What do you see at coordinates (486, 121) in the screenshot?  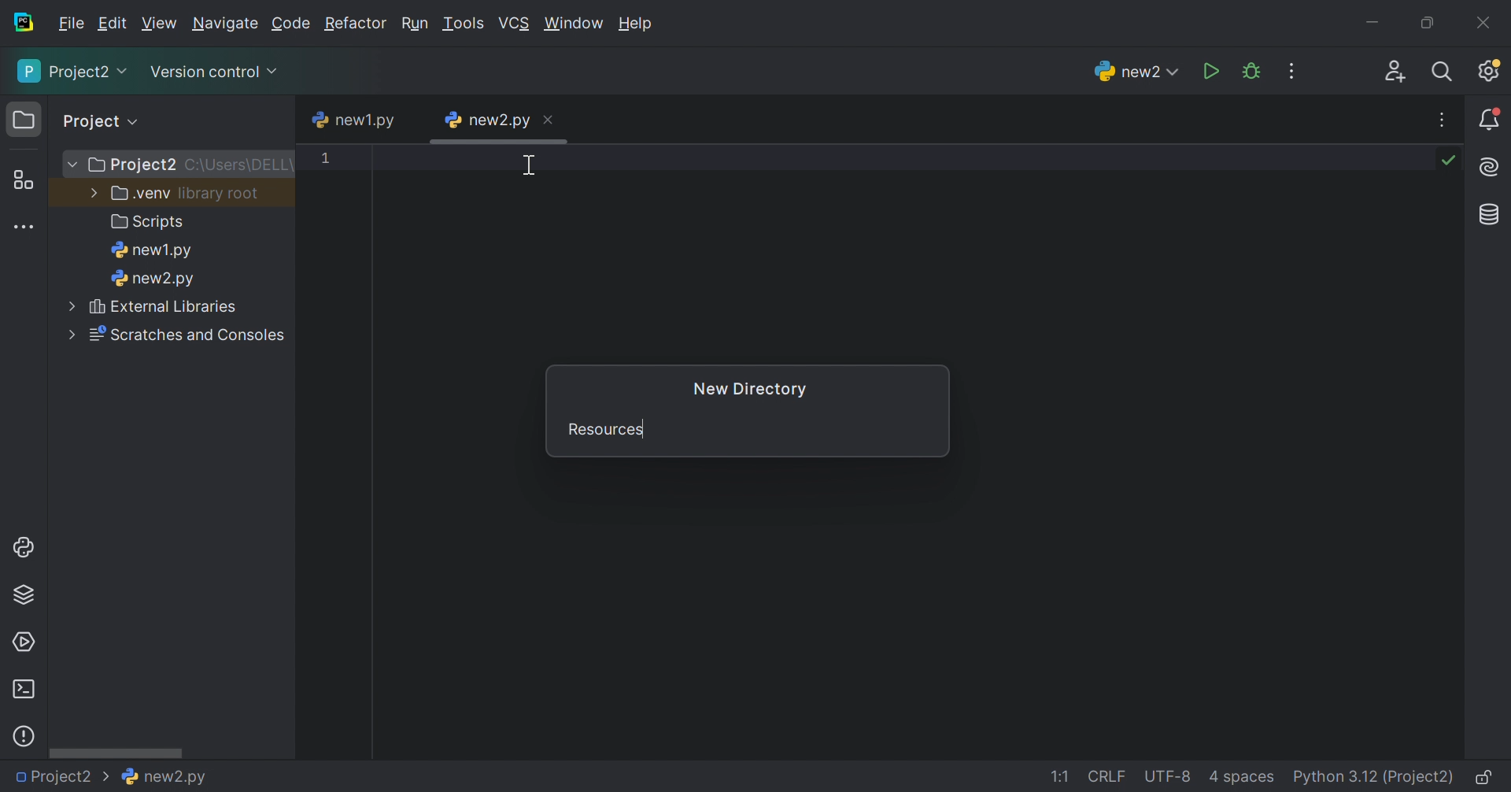 I see `new2.py` at bounding box center [486, 121].